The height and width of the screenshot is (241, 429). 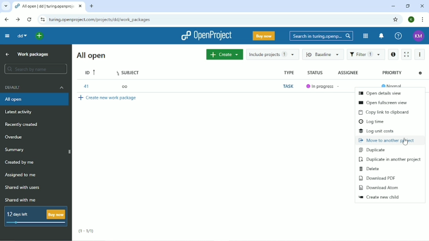 What do you see at coordinates (19, 162) in the screenshot?
I see `Created by me` at bounding box center [19, 162].